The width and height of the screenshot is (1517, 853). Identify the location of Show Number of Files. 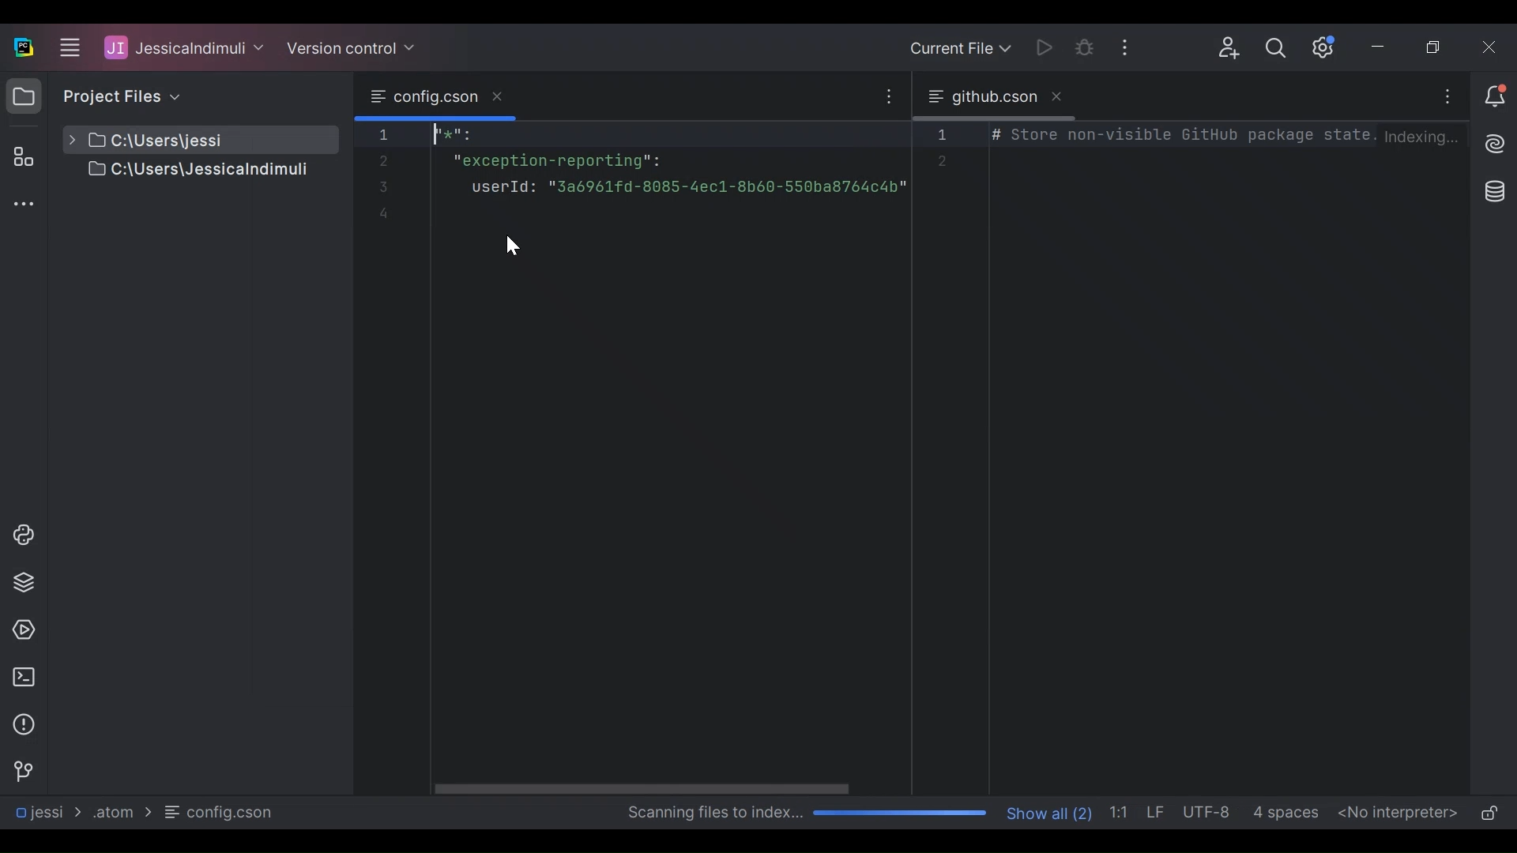
(1051, 811).